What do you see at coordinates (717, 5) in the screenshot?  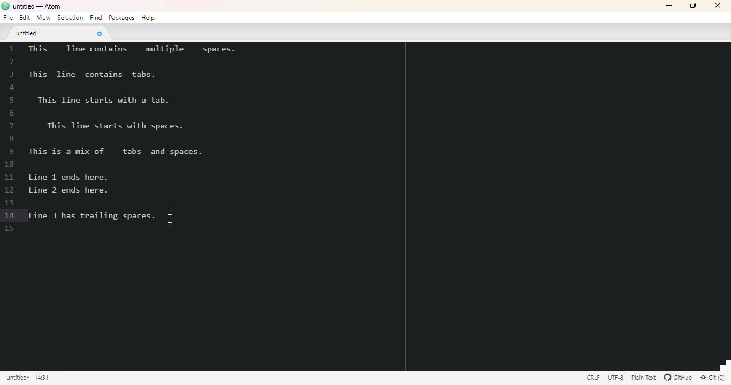 I see `close` at bounding box center [717, 5].